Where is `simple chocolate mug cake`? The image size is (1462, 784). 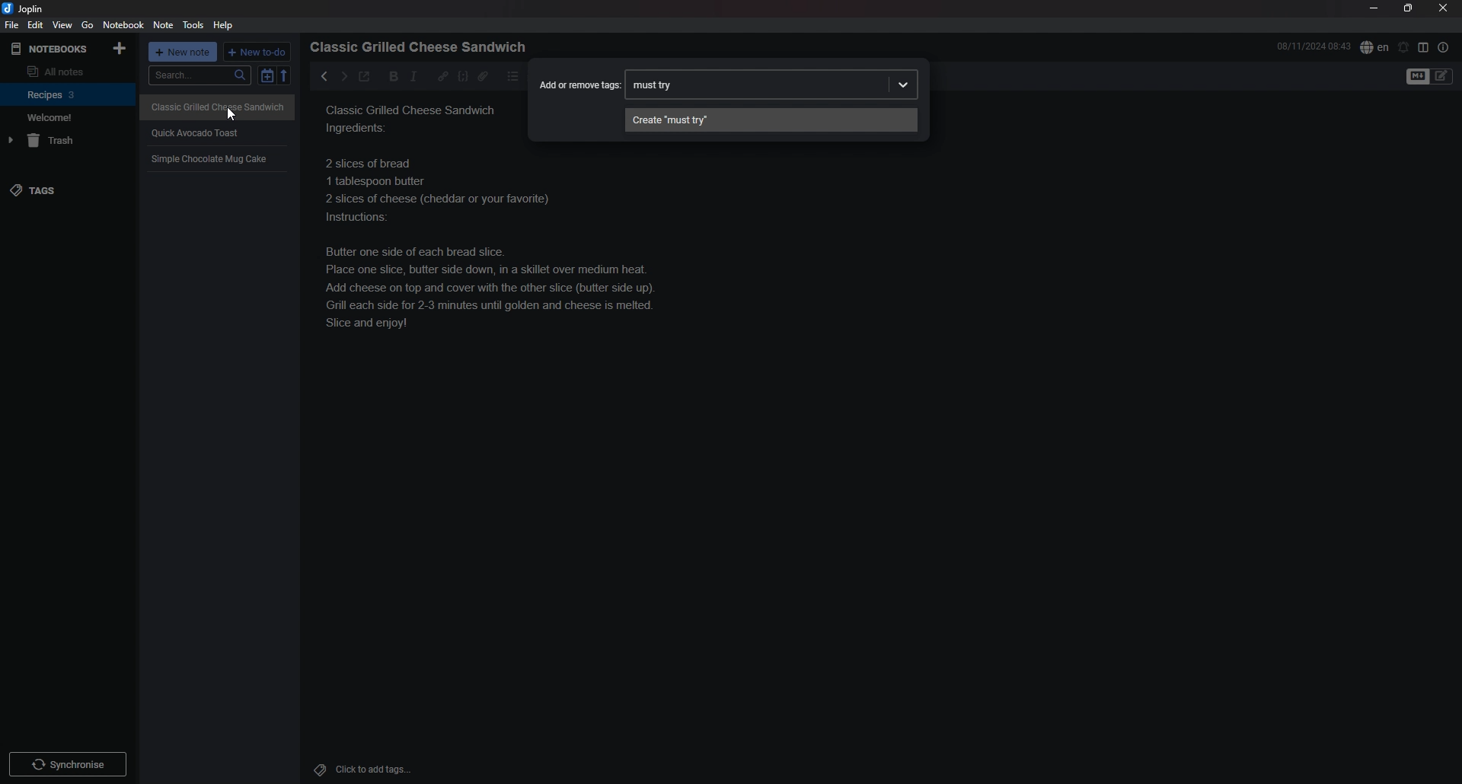 simple chocolate mug cake is located at coordinates (522, 265).